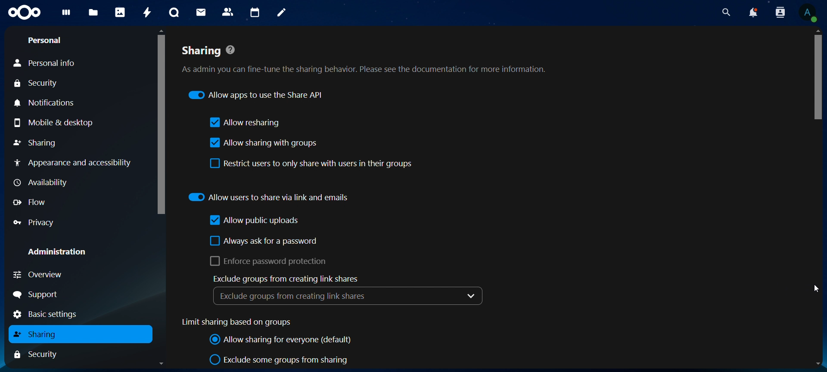 The height and width of the screenshot is (372, 827). I want to click on search, so click(724, 12).